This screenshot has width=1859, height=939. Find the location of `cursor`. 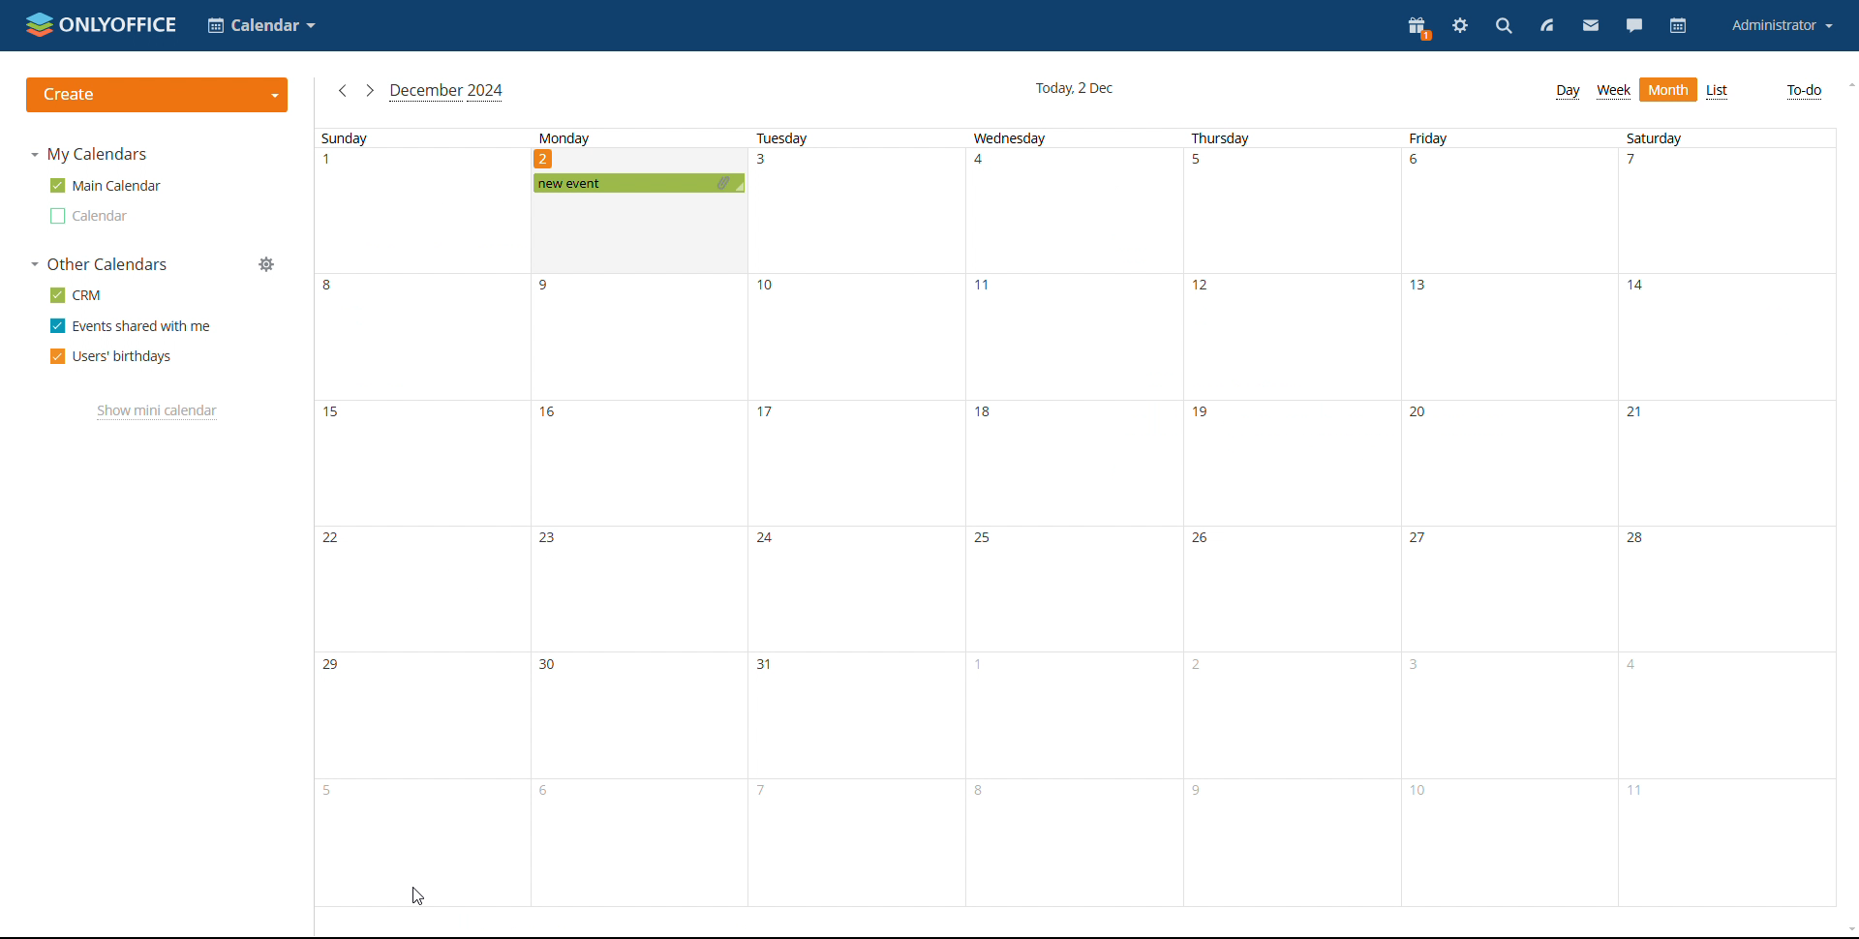

cursor is located at coordinates (418, 895).